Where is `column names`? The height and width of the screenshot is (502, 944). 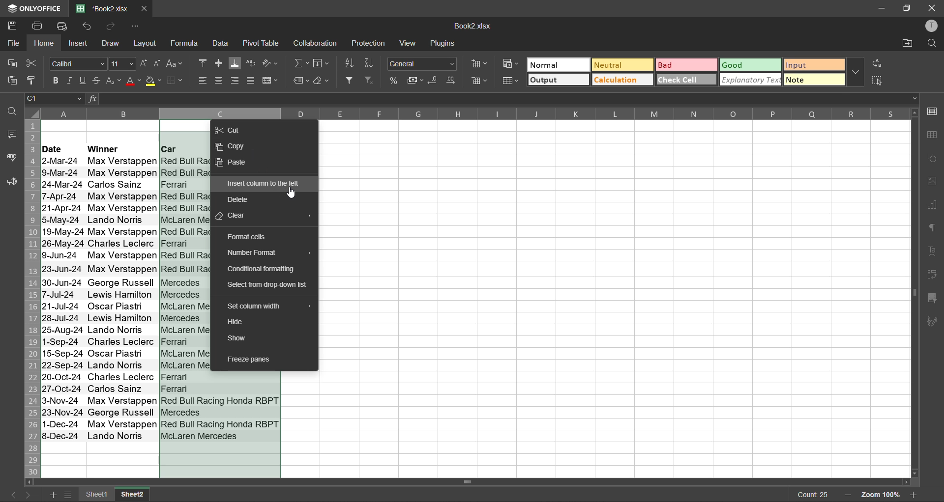 column names is located at coordinates (473, 113).